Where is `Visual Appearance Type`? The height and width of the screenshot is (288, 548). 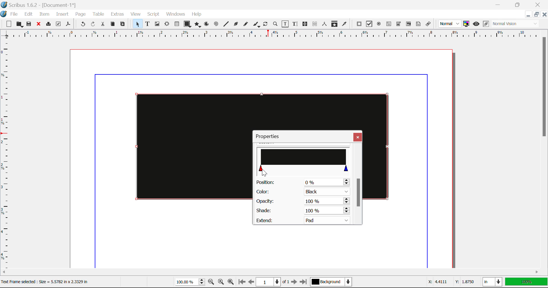
Visual Appearance Type is located at coordinates (516, 24).